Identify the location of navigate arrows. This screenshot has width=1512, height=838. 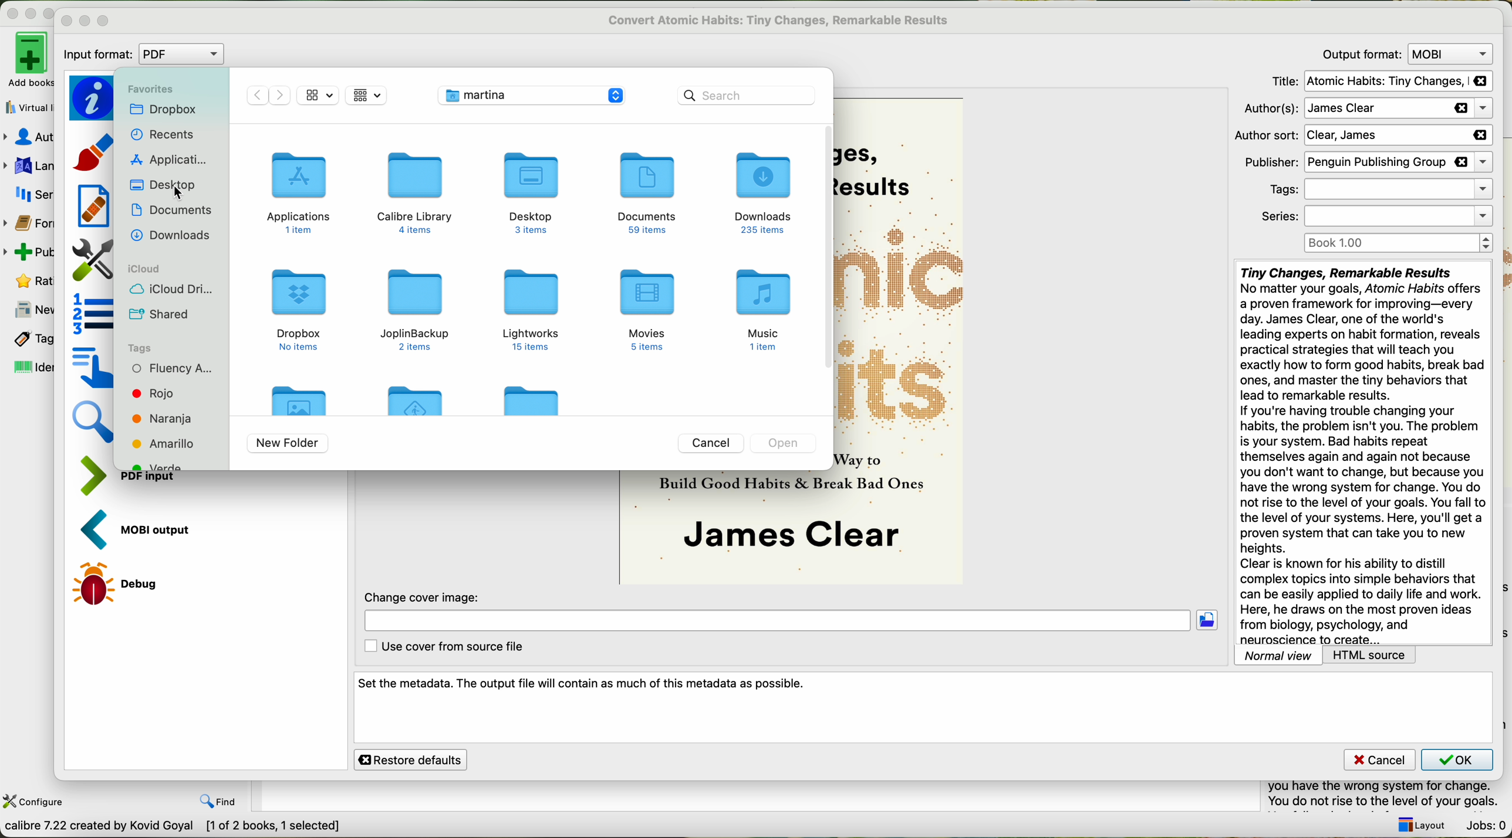
(269, 95).